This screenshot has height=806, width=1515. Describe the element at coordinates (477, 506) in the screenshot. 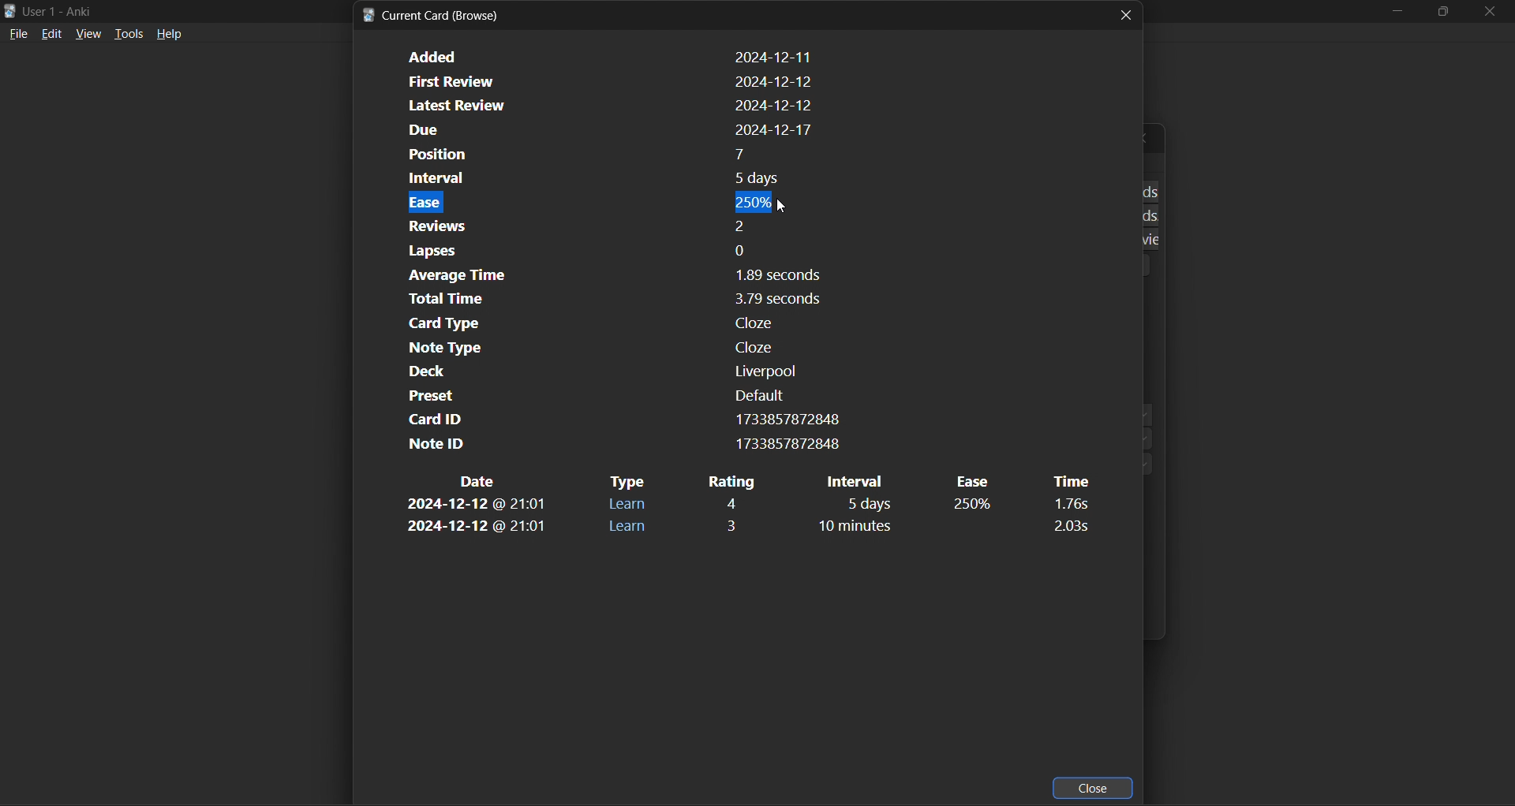

I see `date` at that location.